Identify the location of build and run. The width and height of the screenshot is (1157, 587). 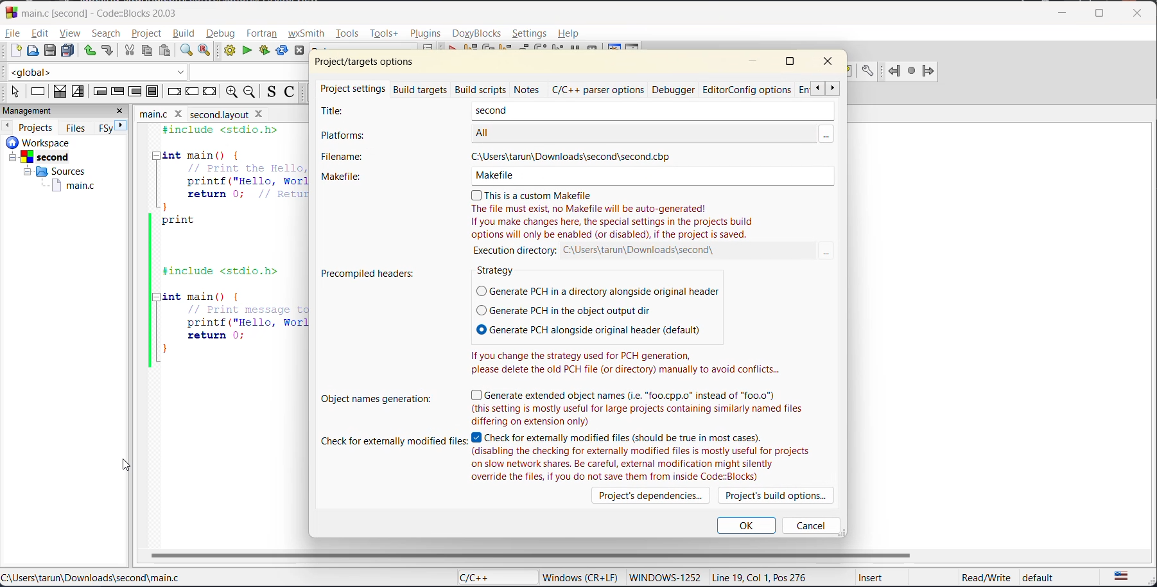
(265, 49).